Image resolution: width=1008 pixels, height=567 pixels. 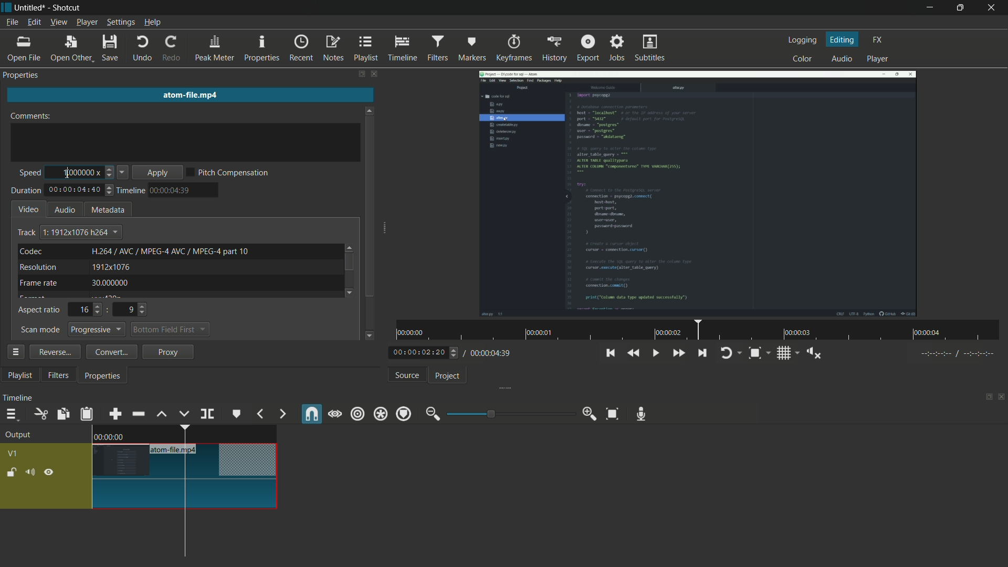 What do you see at coordinates (376, 75) in the screenshot?
I see `close filters` at bounding box center [376, 75].